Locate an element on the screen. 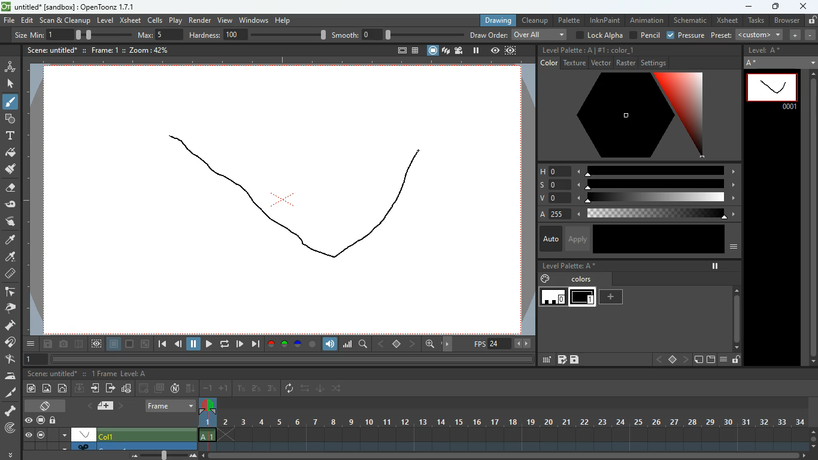  down is located at coordinates (80, 388).